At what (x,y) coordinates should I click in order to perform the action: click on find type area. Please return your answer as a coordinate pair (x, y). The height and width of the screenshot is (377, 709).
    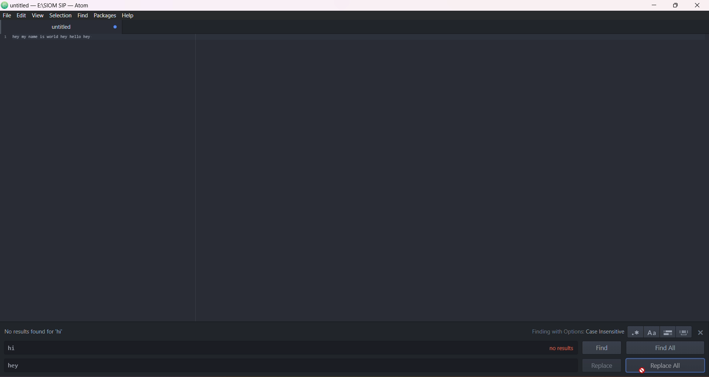
    Looking at the image, I should click on (281, 349).